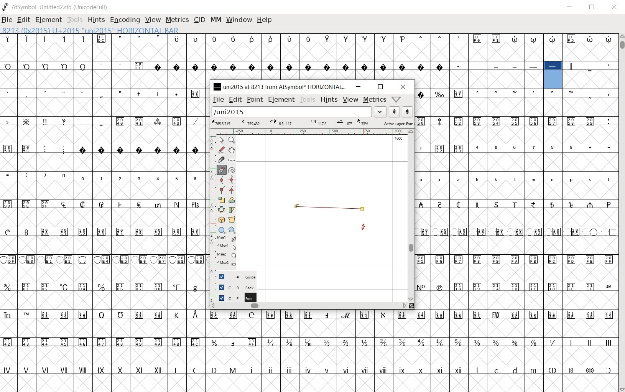  What do you see at coordinates (90, 30) in the screenshot?
I see `8213 (0x2015) U+2015 "uni2015" HORIZONTAL BAR` at bounding box center [90, 30].